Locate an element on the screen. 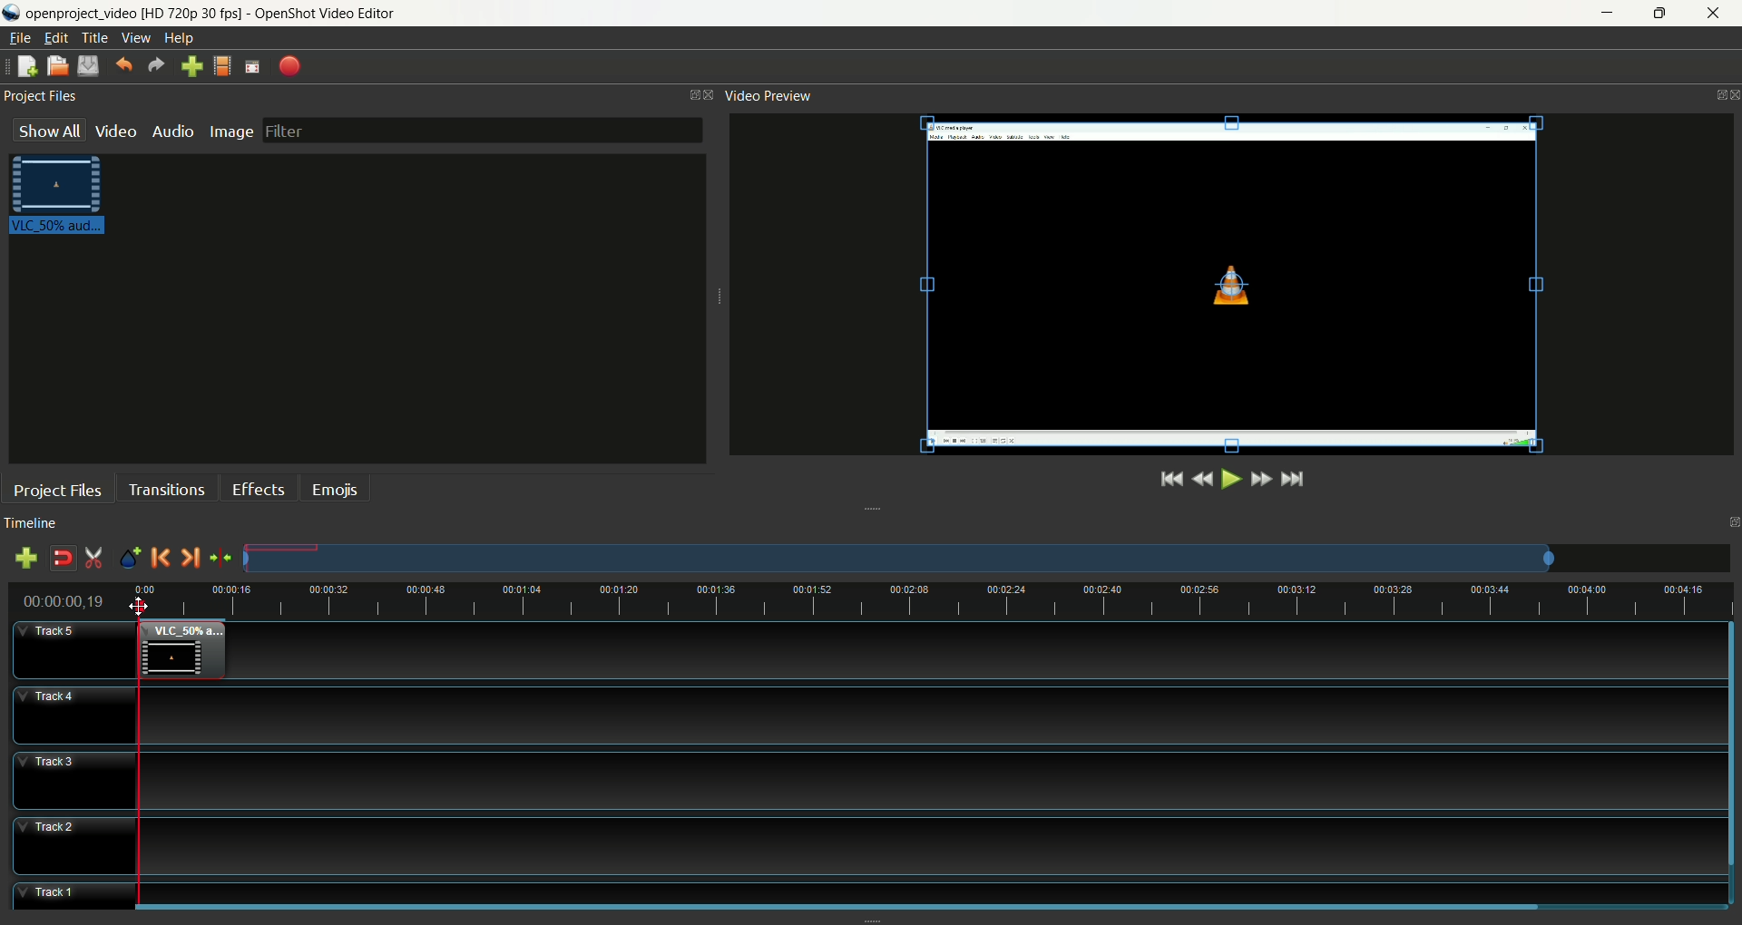 Image resolution: width=1742 pixels, height=925 pixels. edit is located at coordinates (54, 38).